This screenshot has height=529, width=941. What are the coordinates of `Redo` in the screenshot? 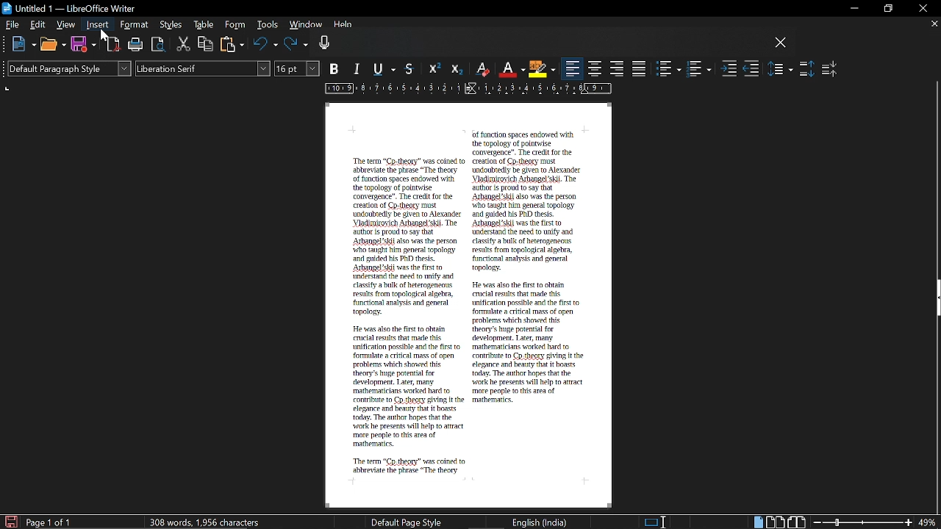 It's located at (296, 45).